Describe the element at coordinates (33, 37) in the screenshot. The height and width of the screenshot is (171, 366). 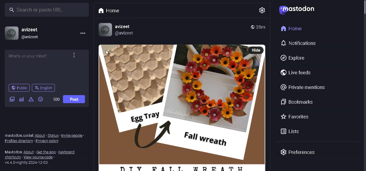
I see `@username` at that location.